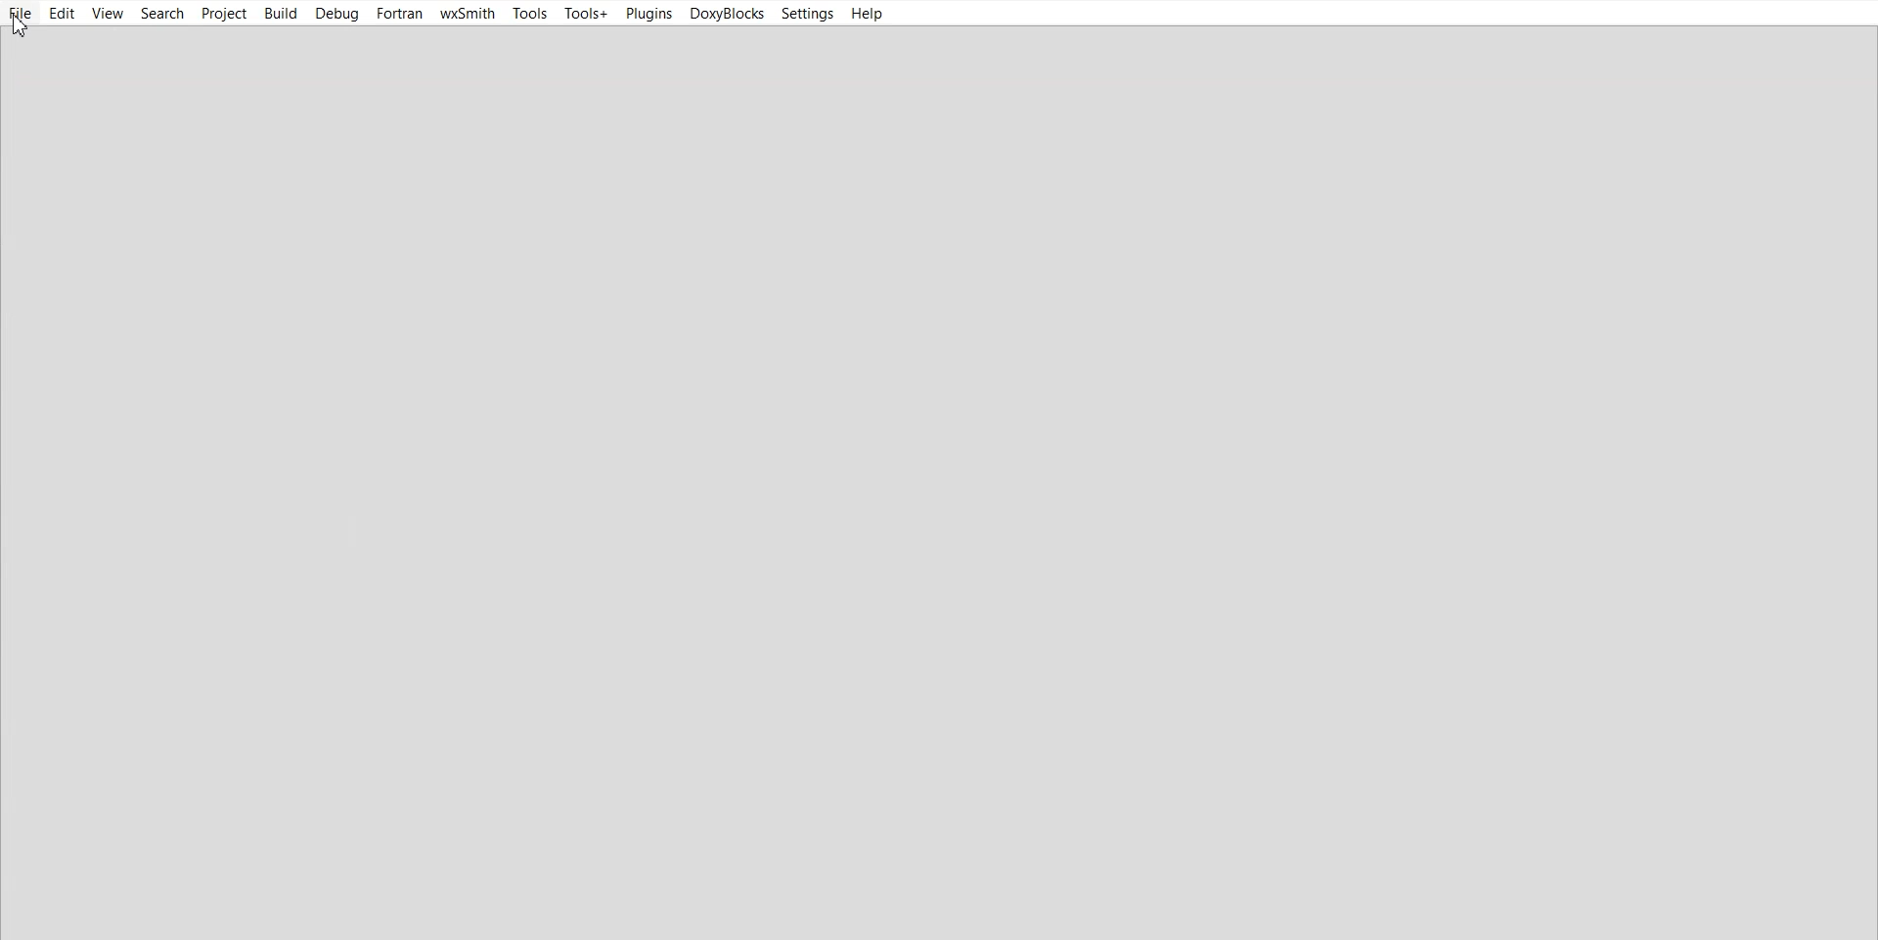  What do you see at coordinates (22, 14) in the screenshot?
I see `File` at bounding box center [22, 14].